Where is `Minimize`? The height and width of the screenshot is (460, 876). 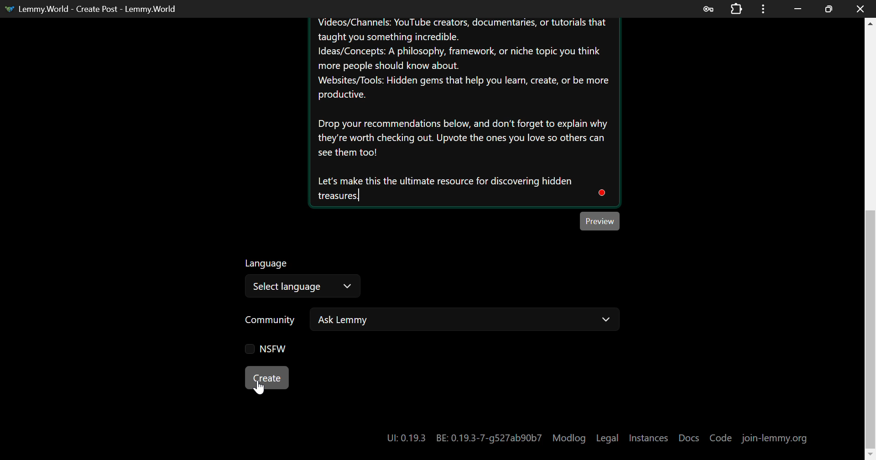
Minimize is located at coordinates (829, 9).